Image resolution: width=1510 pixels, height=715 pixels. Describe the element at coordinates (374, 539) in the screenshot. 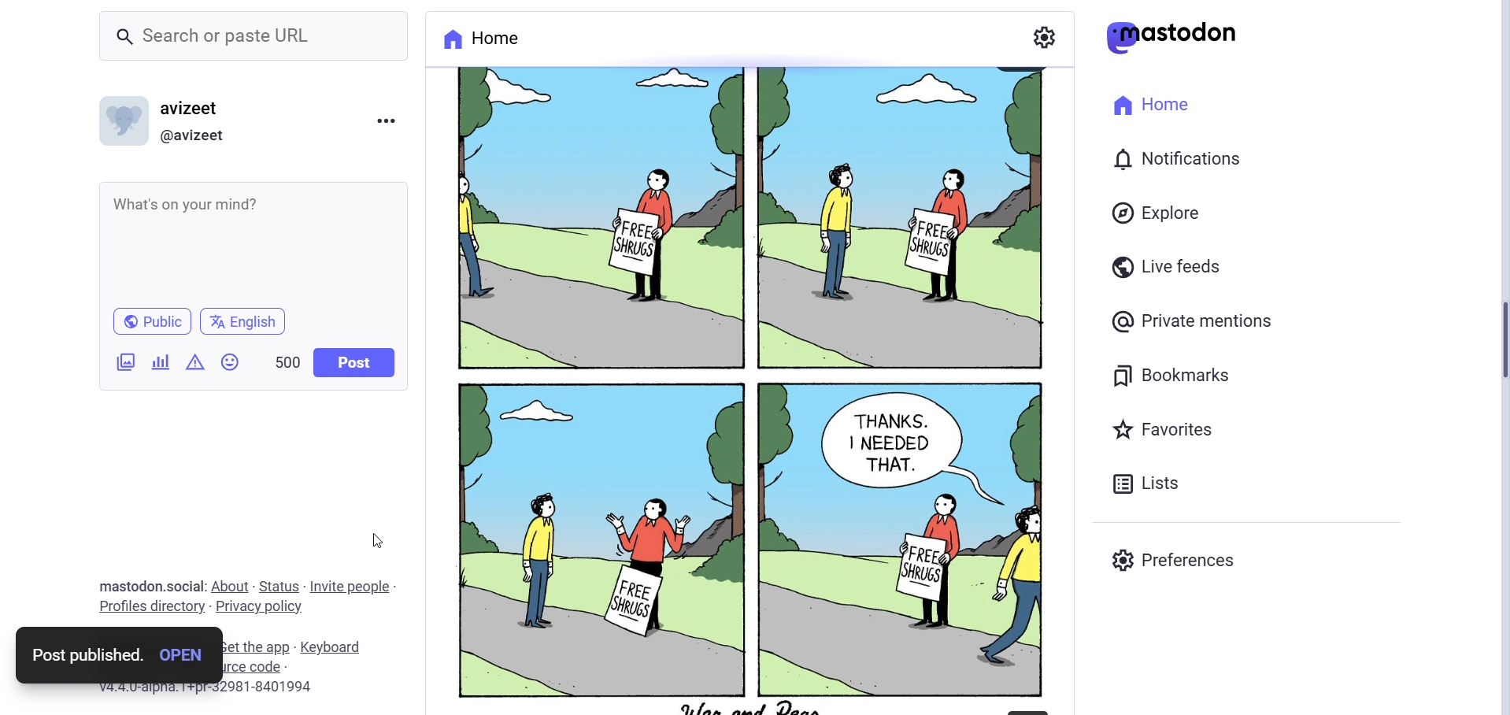

I see `cursor` at that location.